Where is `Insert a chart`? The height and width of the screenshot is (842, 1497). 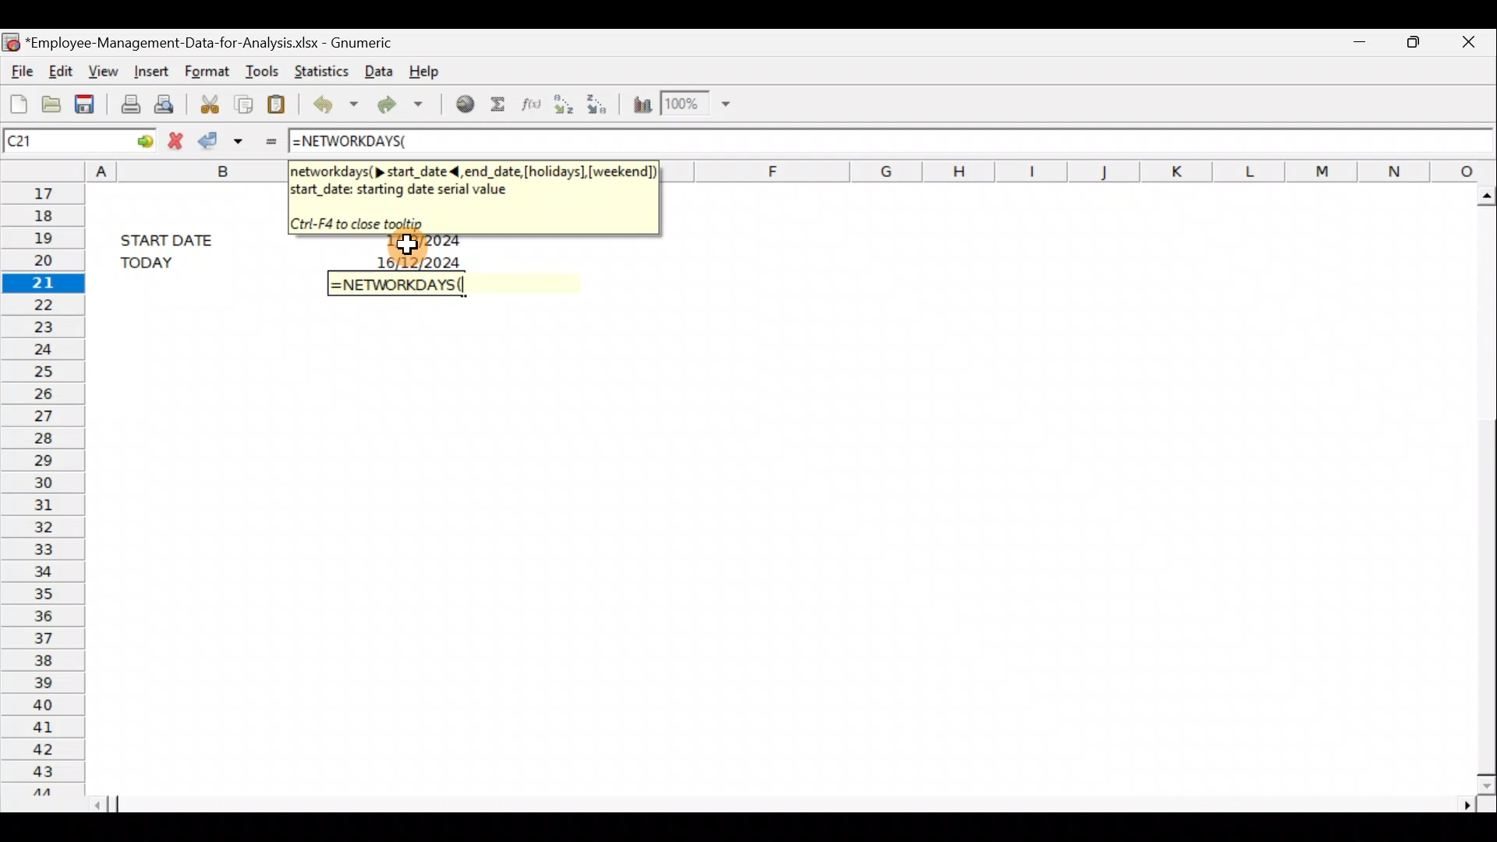 Insert a chart is located at coordinates (641, 101).